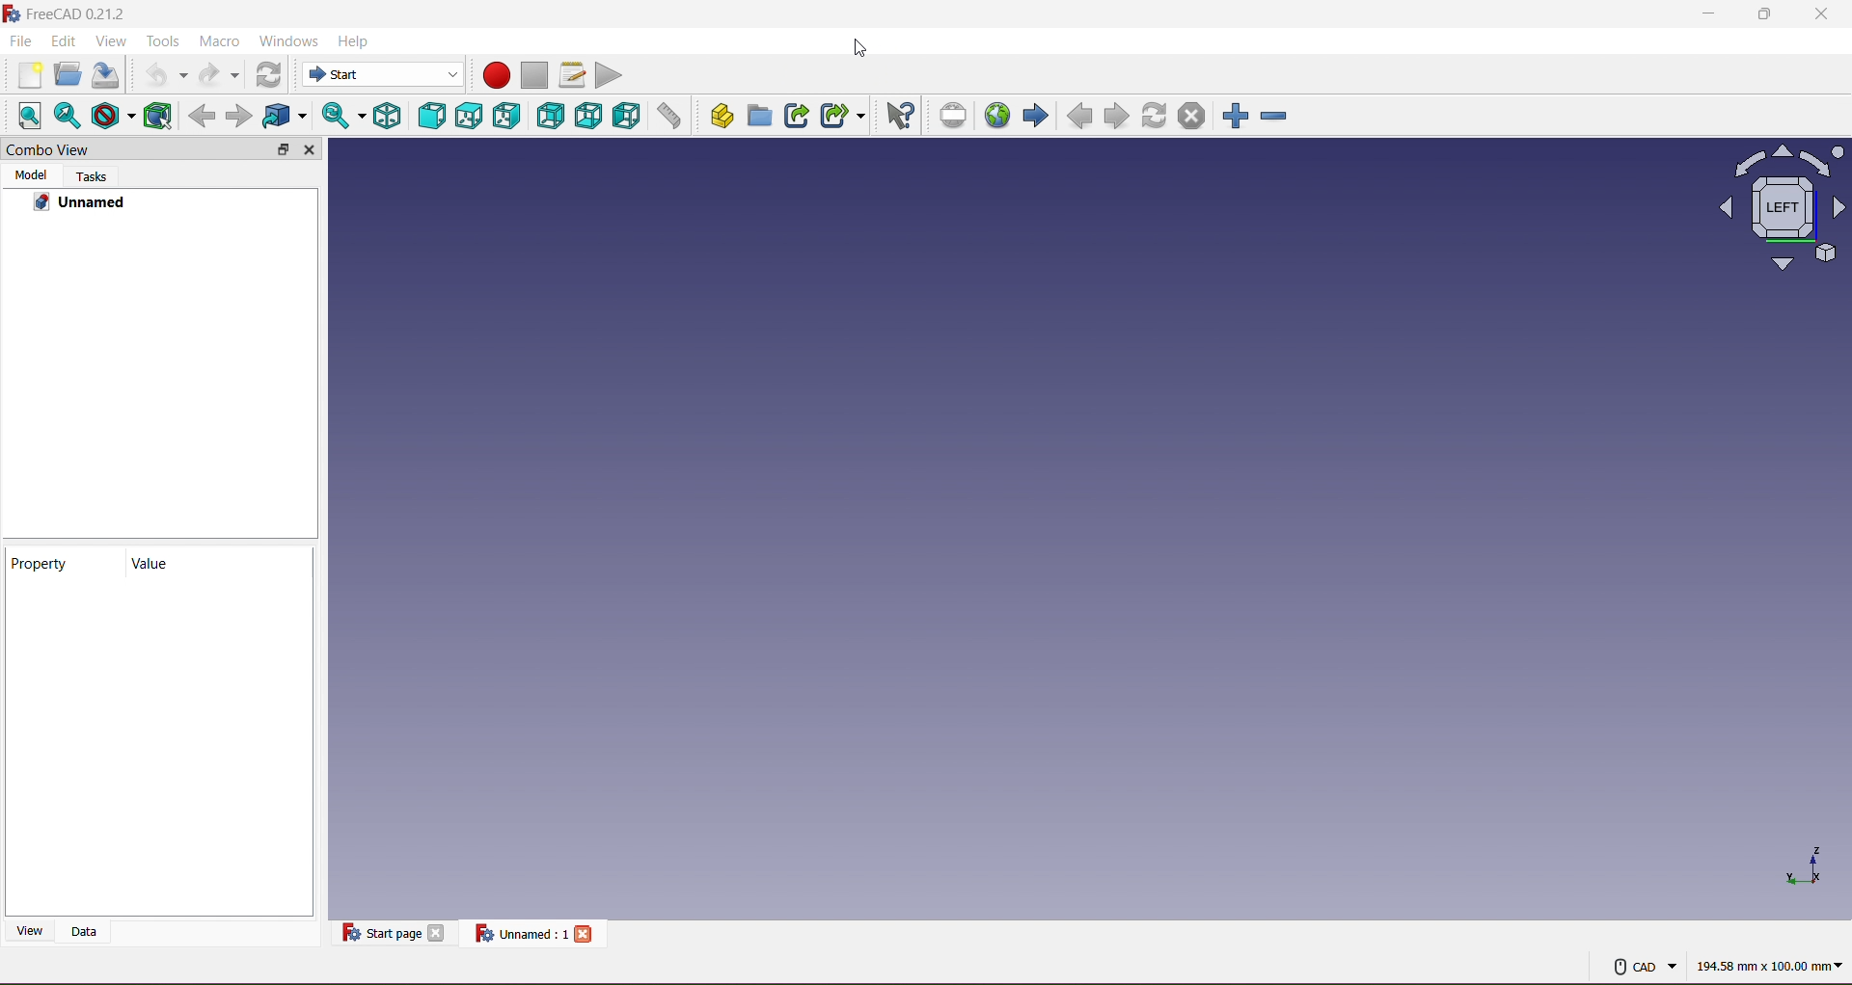 This screenshot has height=985, width=1852. What do you see at coordinates (368, 74) in the screenshot?
I see `Start` at bounding box center [368, 74].